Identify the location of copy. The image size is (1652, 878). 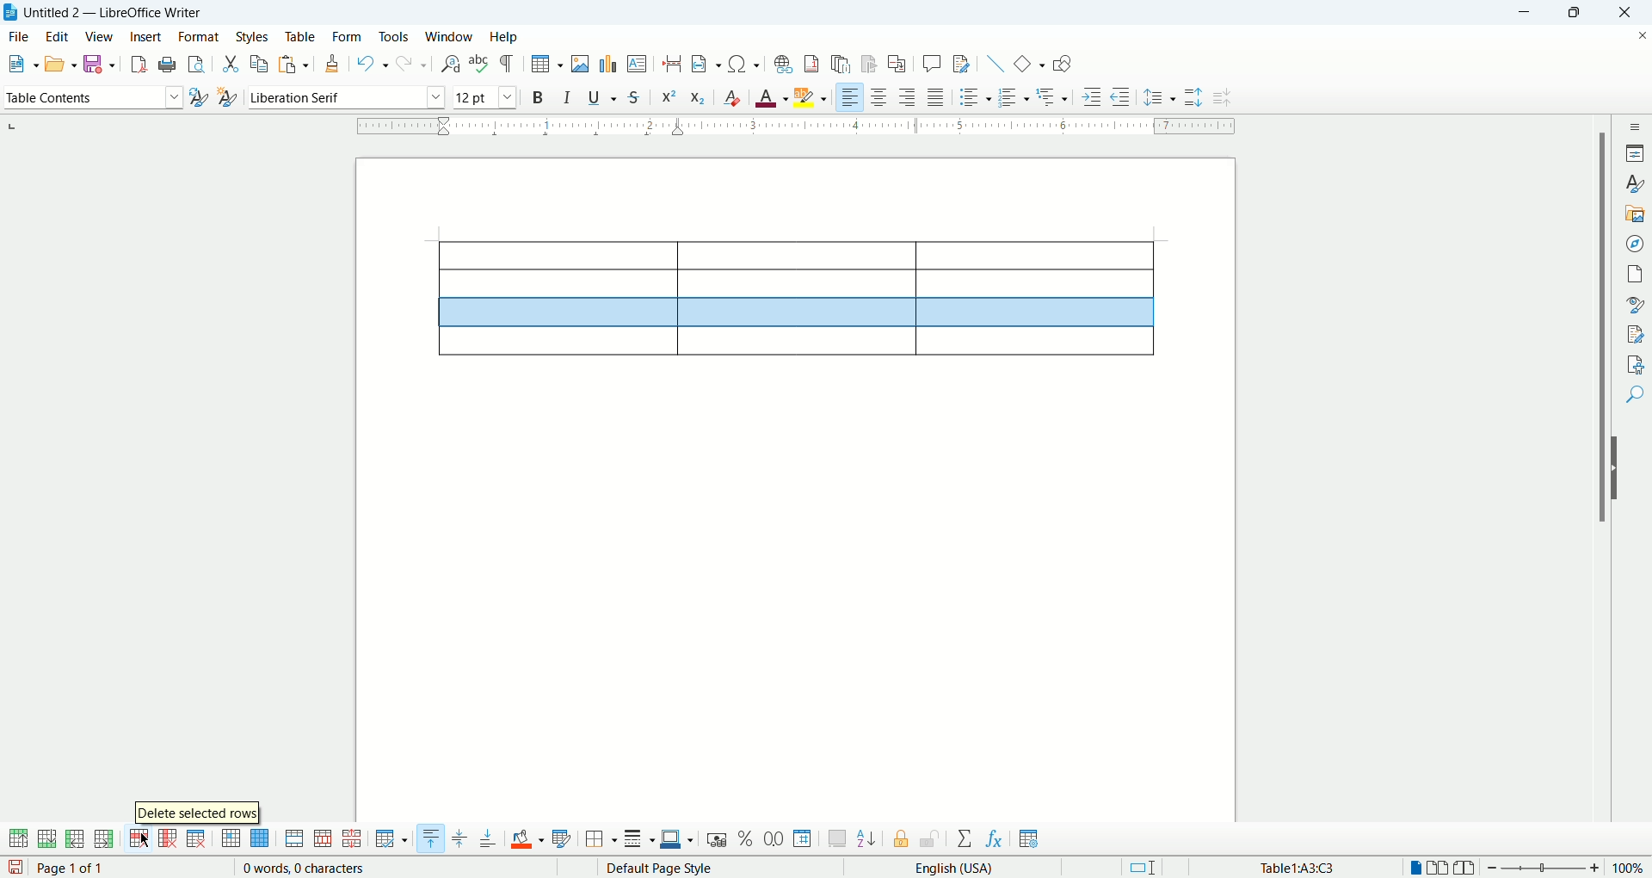
(256, 64).